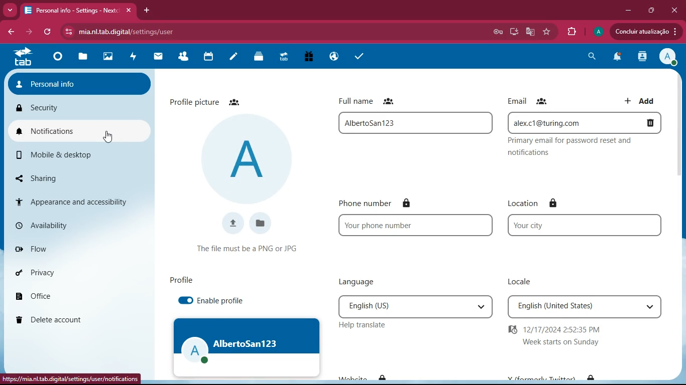 The height and width of the screenshot is (385, 686). Describe the element at coordinates (200, 32) in the screenshot. I see `url` at that location.